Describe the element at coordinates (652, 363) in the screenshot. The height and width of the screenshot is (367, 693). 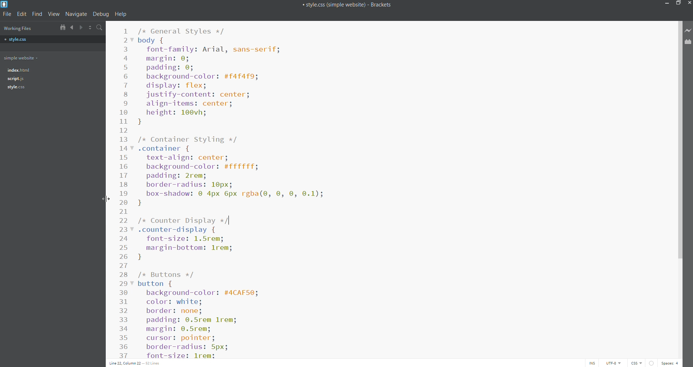
I see `show error` at that location.